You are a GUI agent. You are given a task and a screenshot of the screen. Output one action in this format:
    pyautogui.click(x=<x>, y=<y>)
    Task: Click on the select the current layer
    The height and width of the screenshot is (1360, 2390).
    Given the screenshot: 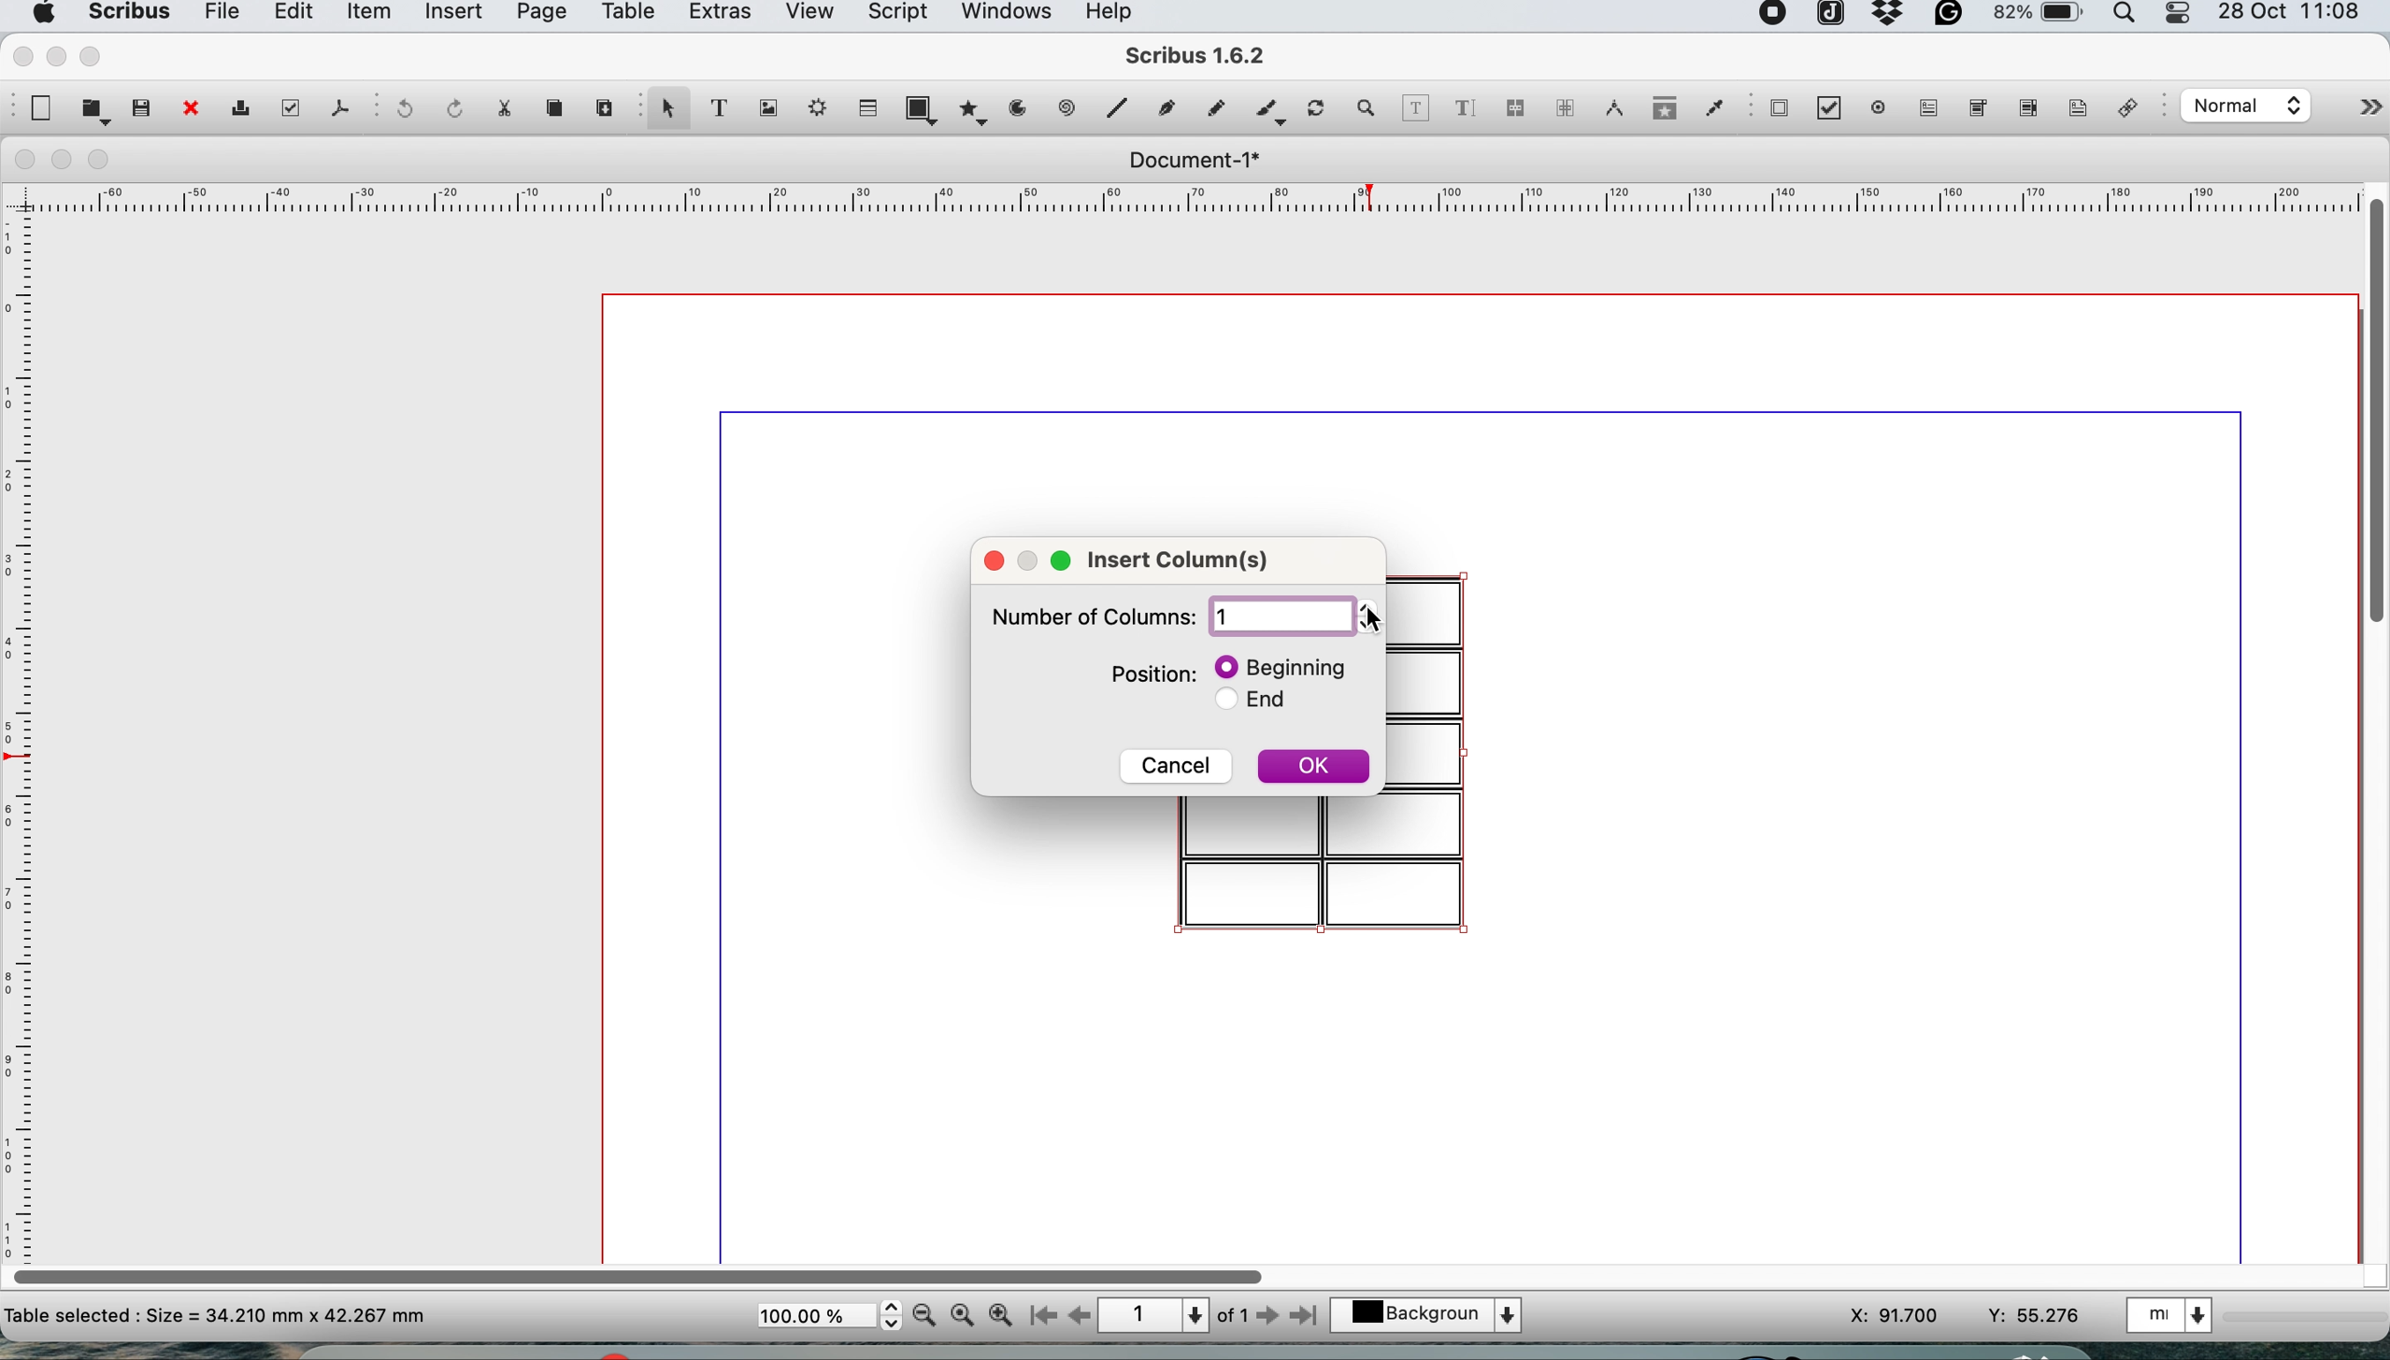 What is the action you would take?
    pyautogui.click(x=1437, y=1317)
    